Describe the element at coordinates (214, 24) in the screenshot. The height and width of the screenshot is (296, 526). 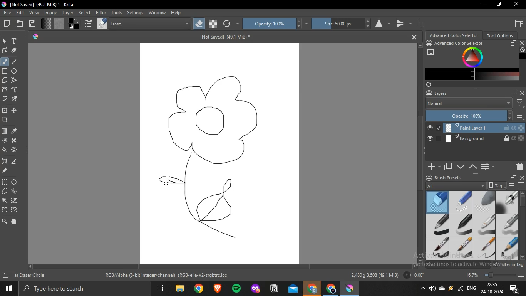
I see `preserve alpha` at that location.